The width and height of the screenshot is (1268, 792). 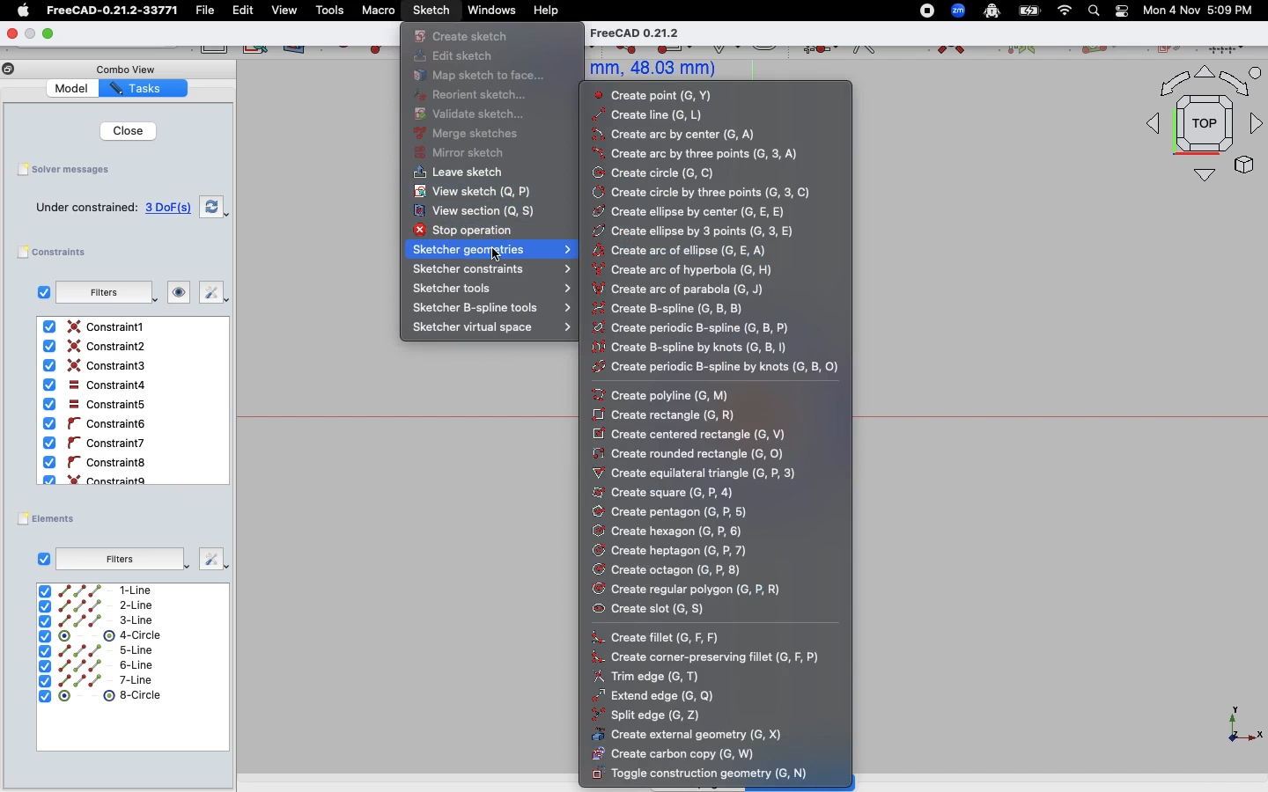 I want to click on Filters, so click(x=122, y=557).